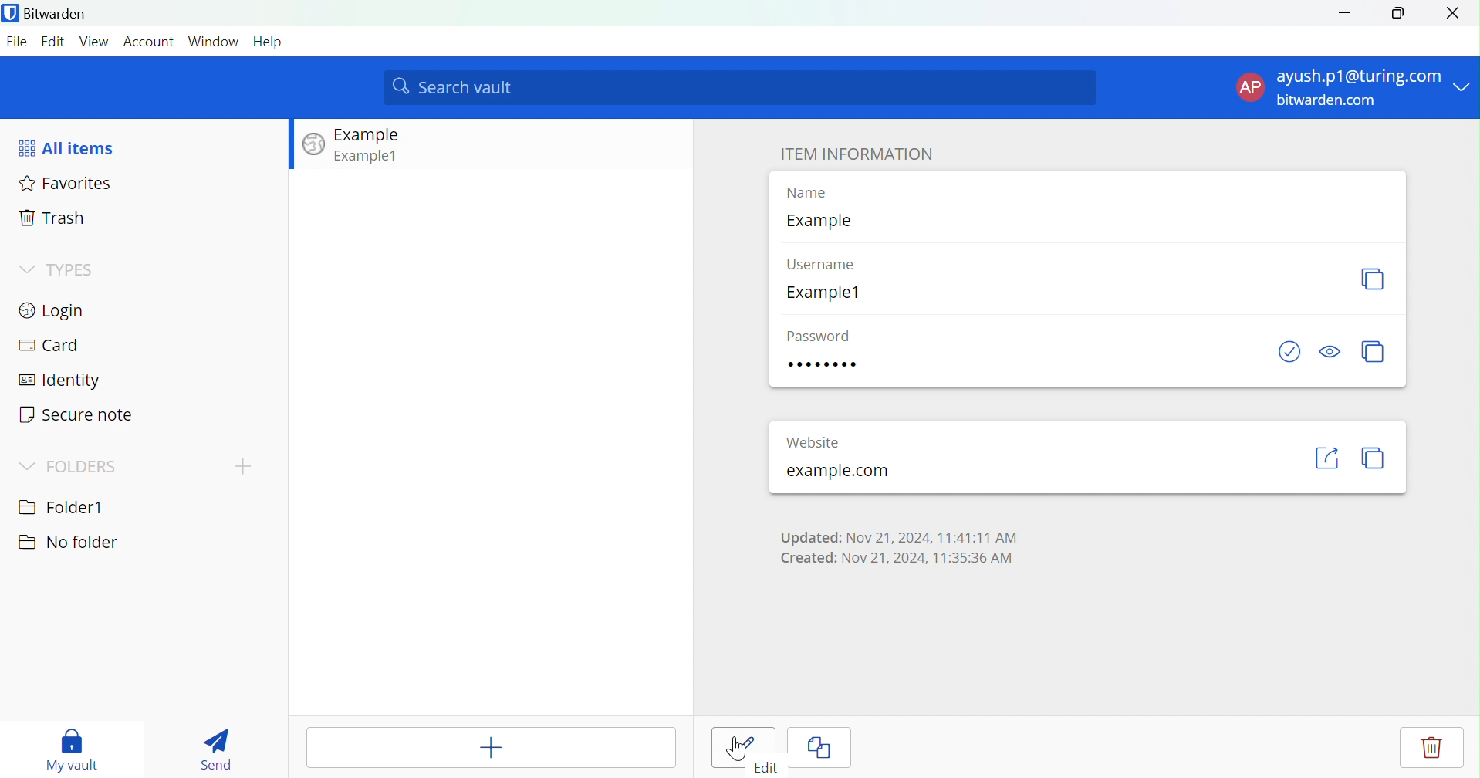 Image resolution: width=1480 pixels, height=778 pixels. What do you see at coordinates (738, 746) in the screenshot?
I see `Cursor` at bounding box center [738, 746].